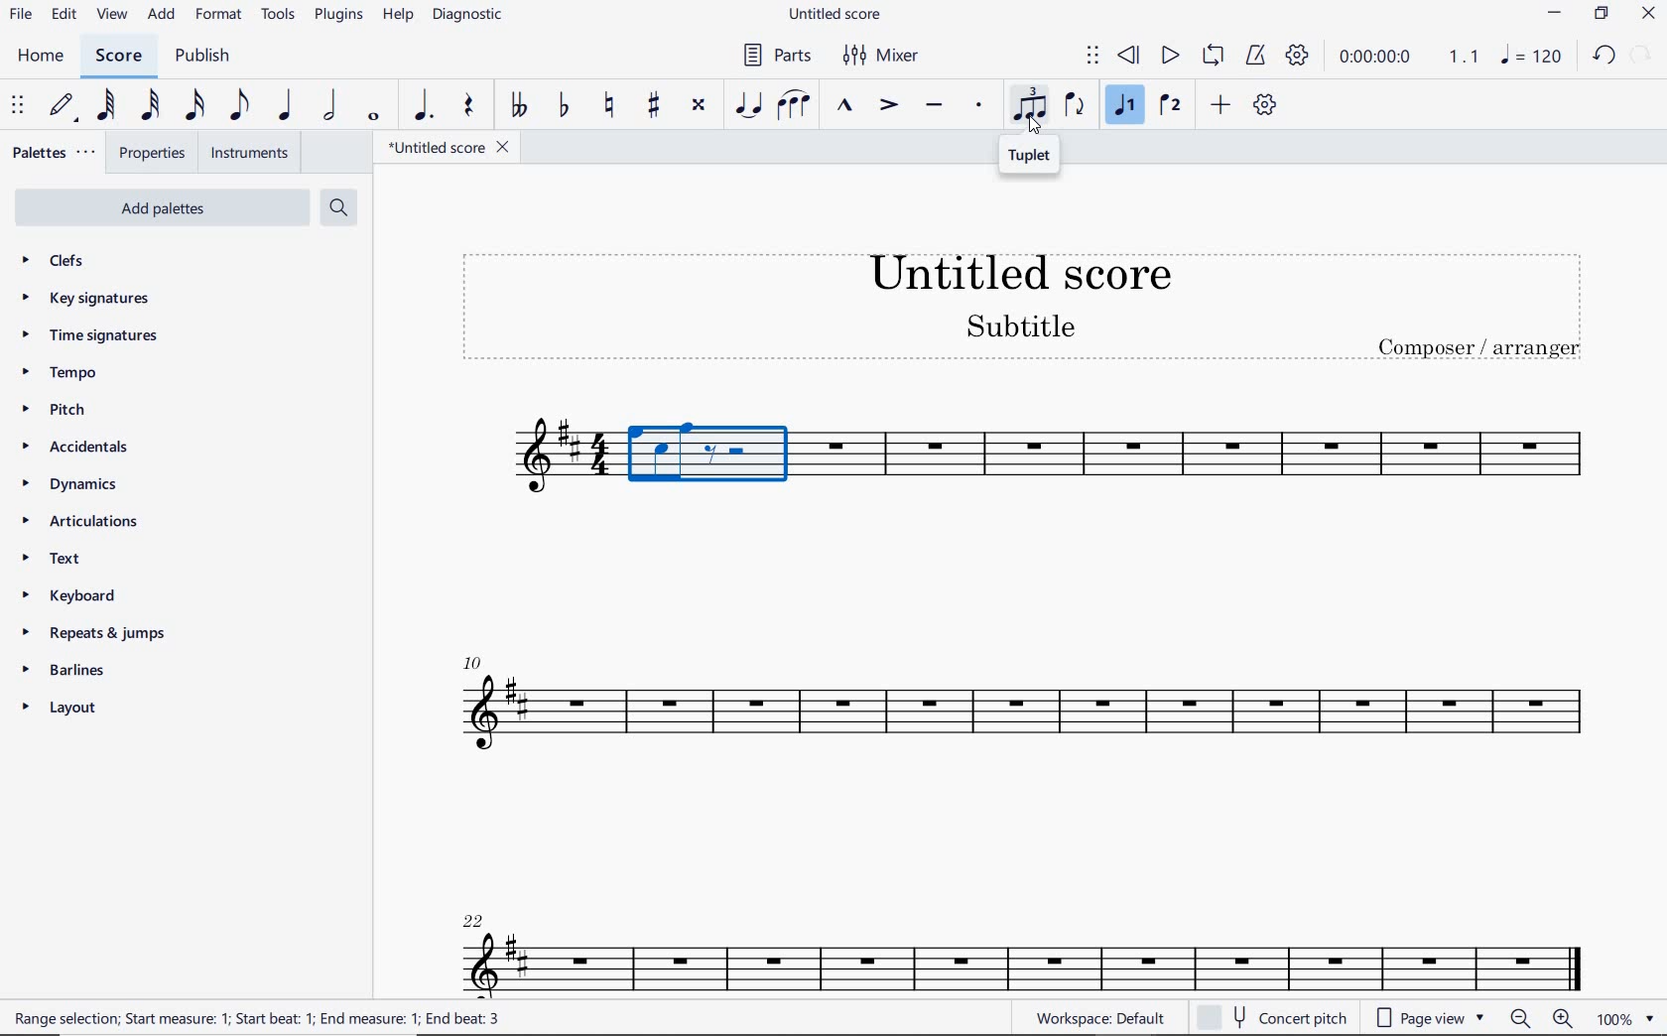 This screenshot has width=1667, height=1036. What do you see at coordinates (337, 206) in the screenshot?
I see `SEARCH PALETTES` at bounding box center [337, 206].